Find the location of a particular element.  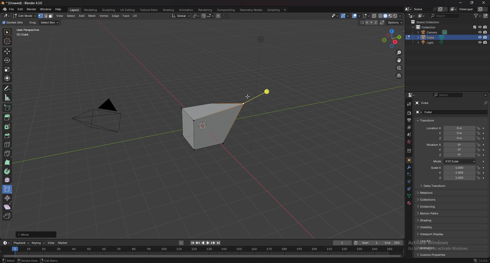

rotate is located at coordinates (7, 60).